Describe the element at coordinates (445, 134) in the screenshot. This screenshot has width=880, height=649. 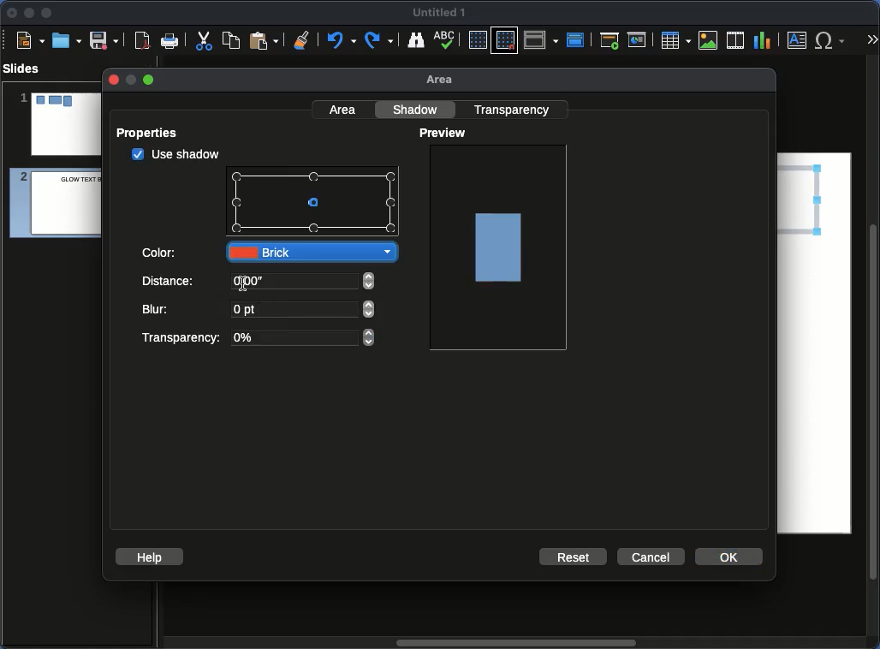
I see `Preview` at that location.